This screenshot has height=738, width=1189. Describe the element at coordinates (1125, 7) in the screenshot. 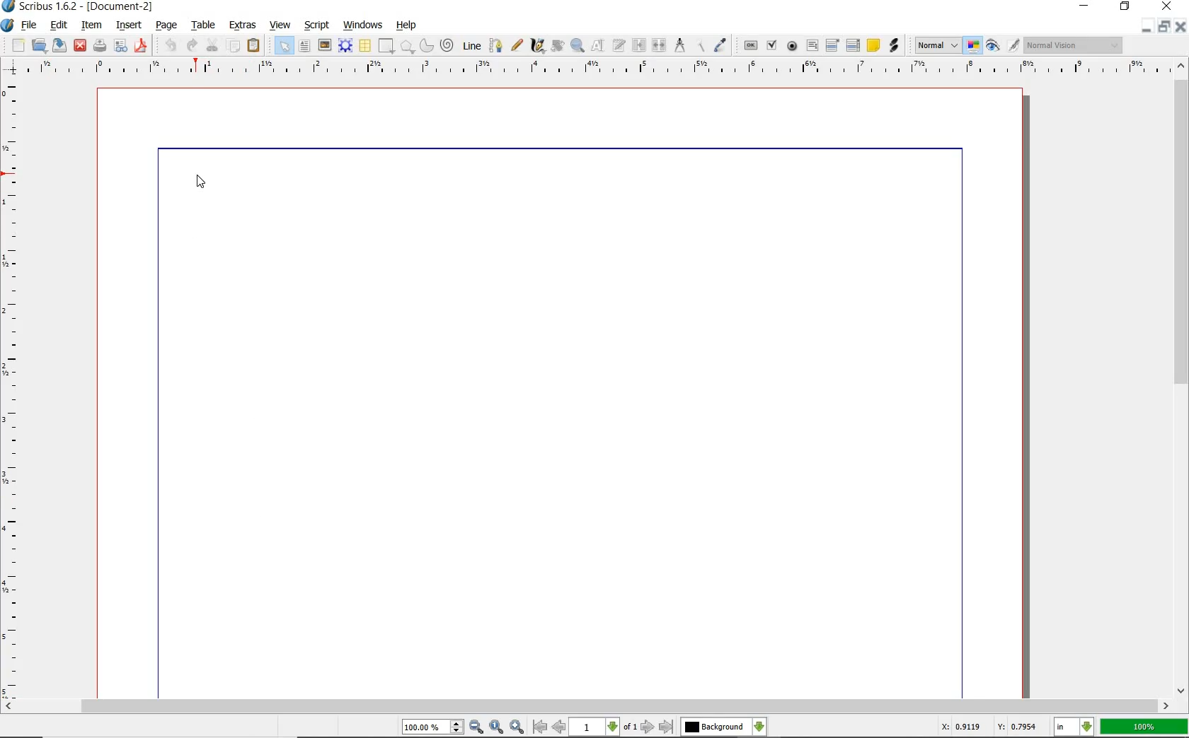

I see `restore` at that location.